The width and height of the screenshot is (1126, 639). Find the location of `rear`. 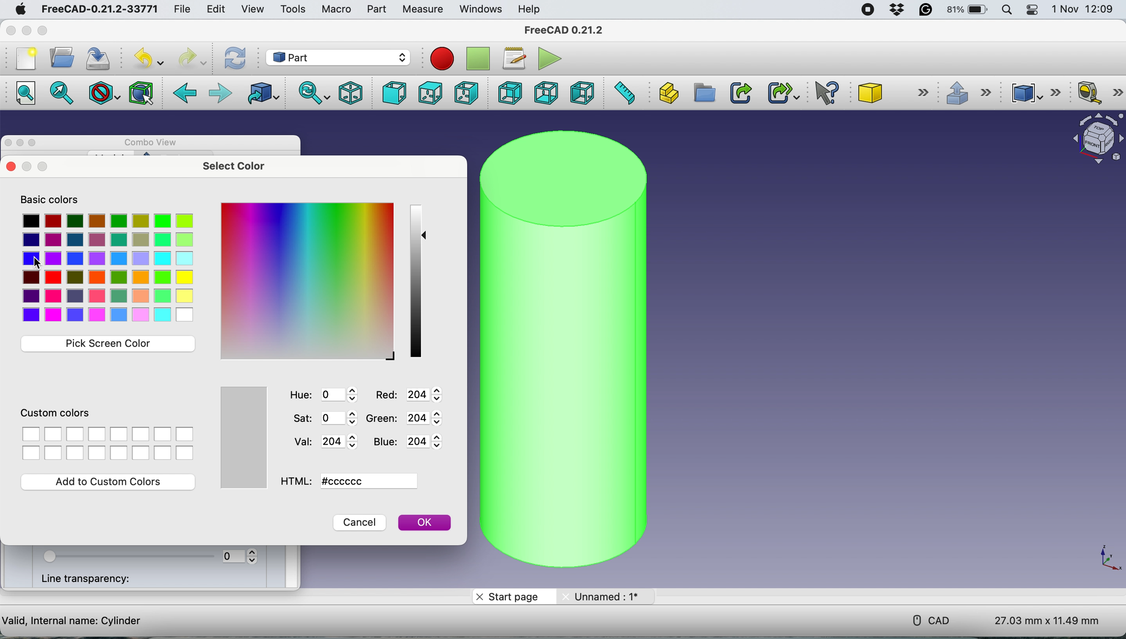

rear is located at coordinates (508, 94).